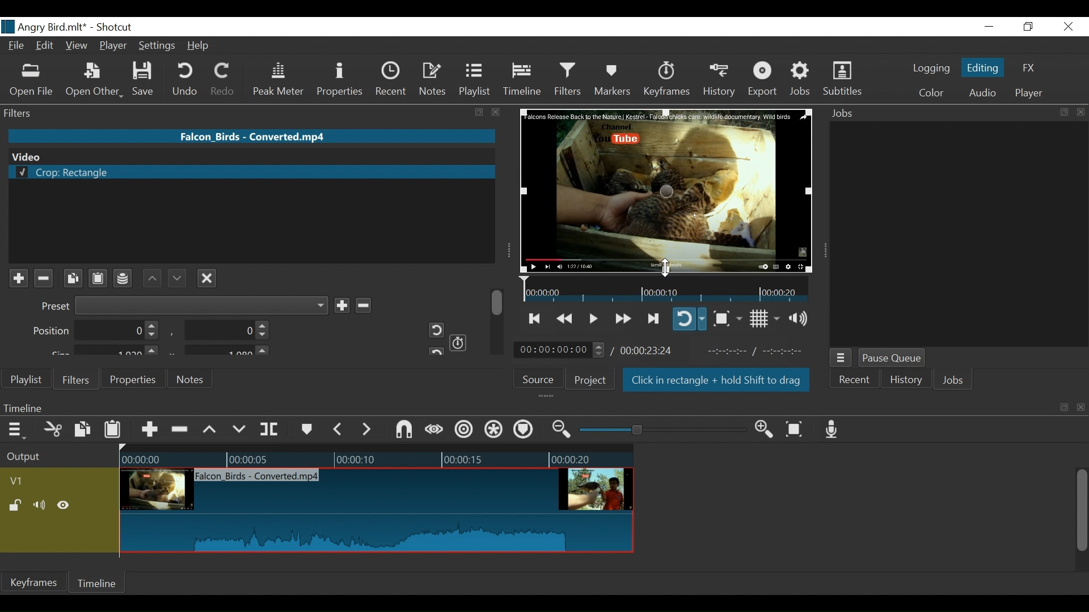  What do you see at coordinates (183, 305) in the screenshot?
I see `Present` at bounding box center [183, 305].